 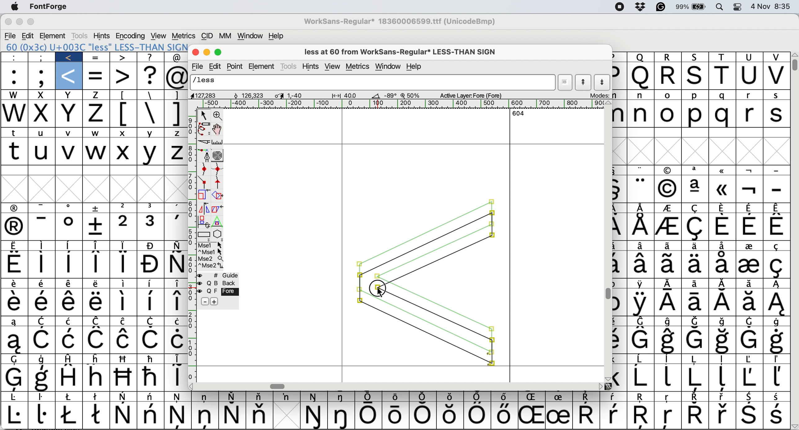 I want to click on horizontal scroll bar, so click(x=395, y=386).